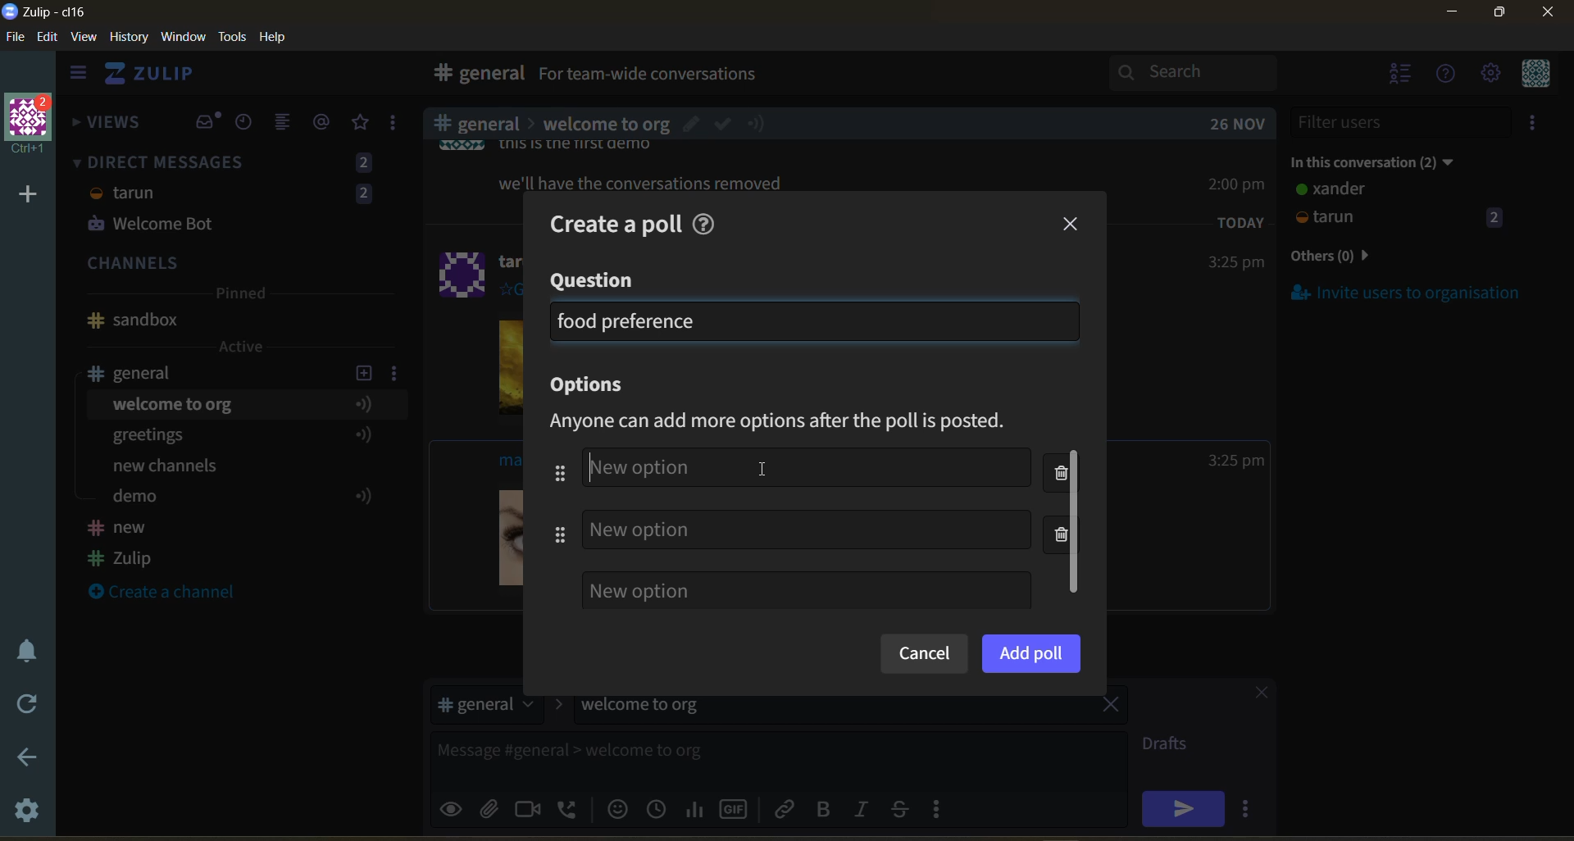 The height and width of the screenshot is (841, 1574). What do you see at coordinates (1253, 695) in the screenshot?
I see `close` at bounding box center [1253, 695].